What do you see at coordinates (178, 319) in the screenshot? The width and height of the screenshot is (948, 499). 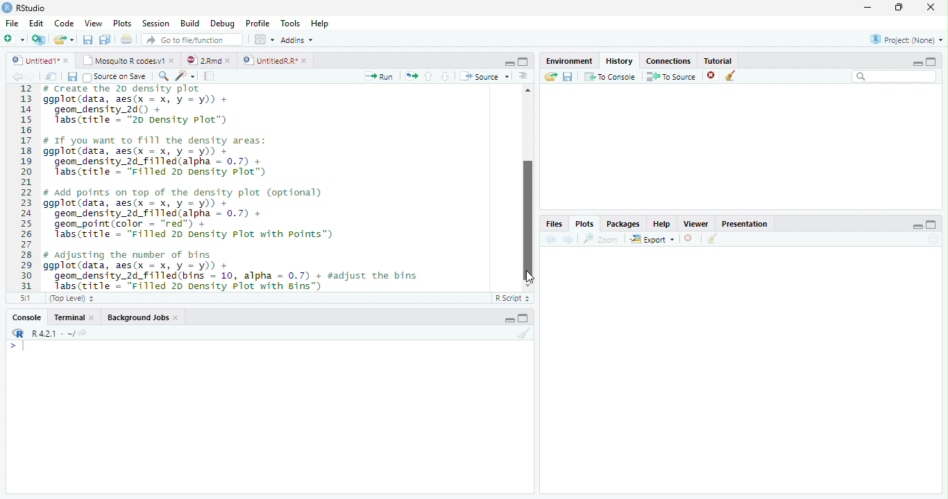 I see `close` at bounding box center [178, 319].